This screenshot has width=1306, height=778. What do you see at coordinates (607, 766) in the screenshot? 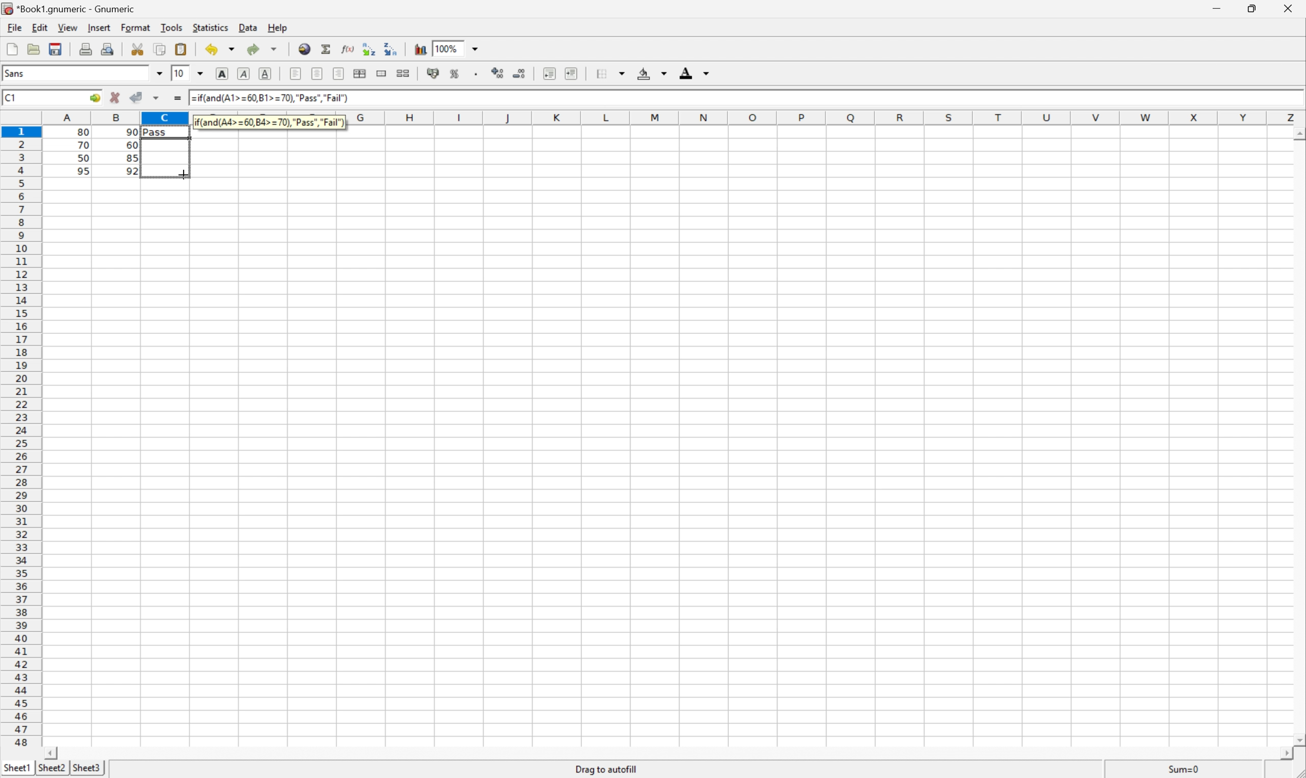
I see `Drag to autofill` at bounding box center [607, 766].